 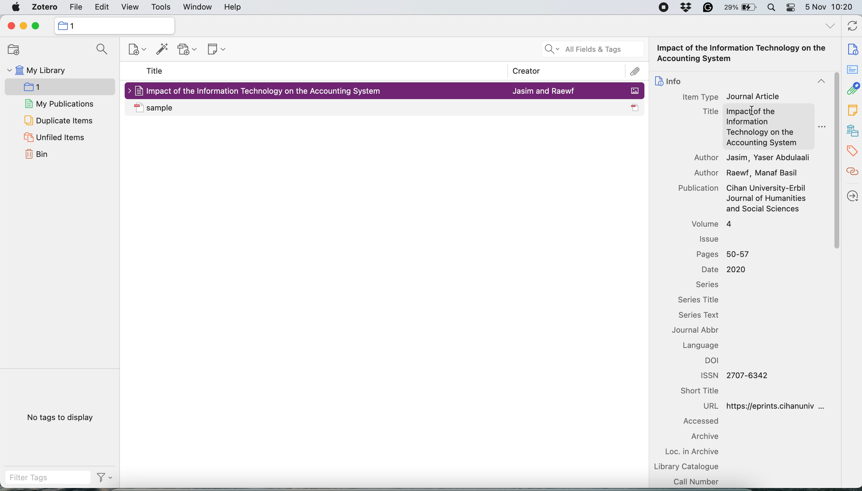 I want to click on URL https://eprints.cihanuniv ..., so click(x=763, y=406).